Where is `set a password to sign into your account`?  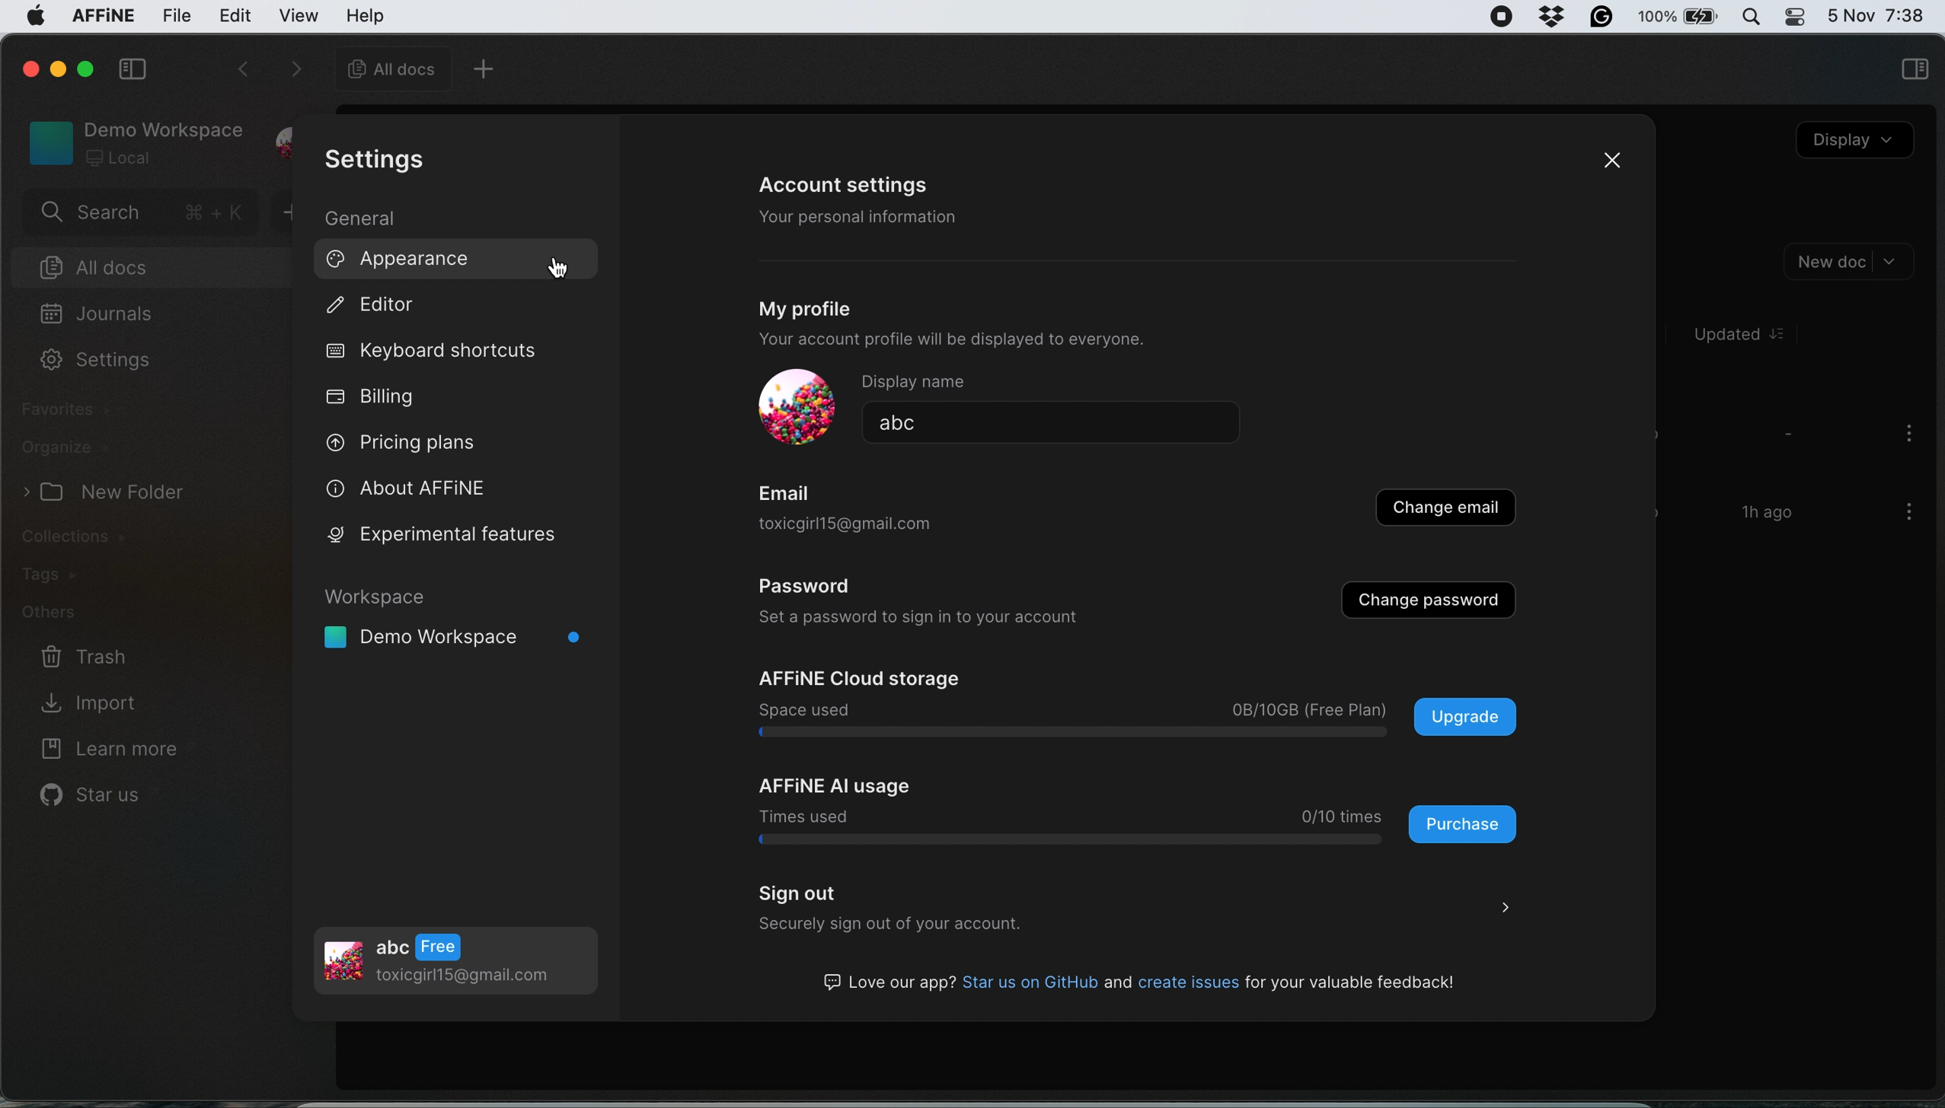 set a password to sign into your account is located at coordinates (947, 617).